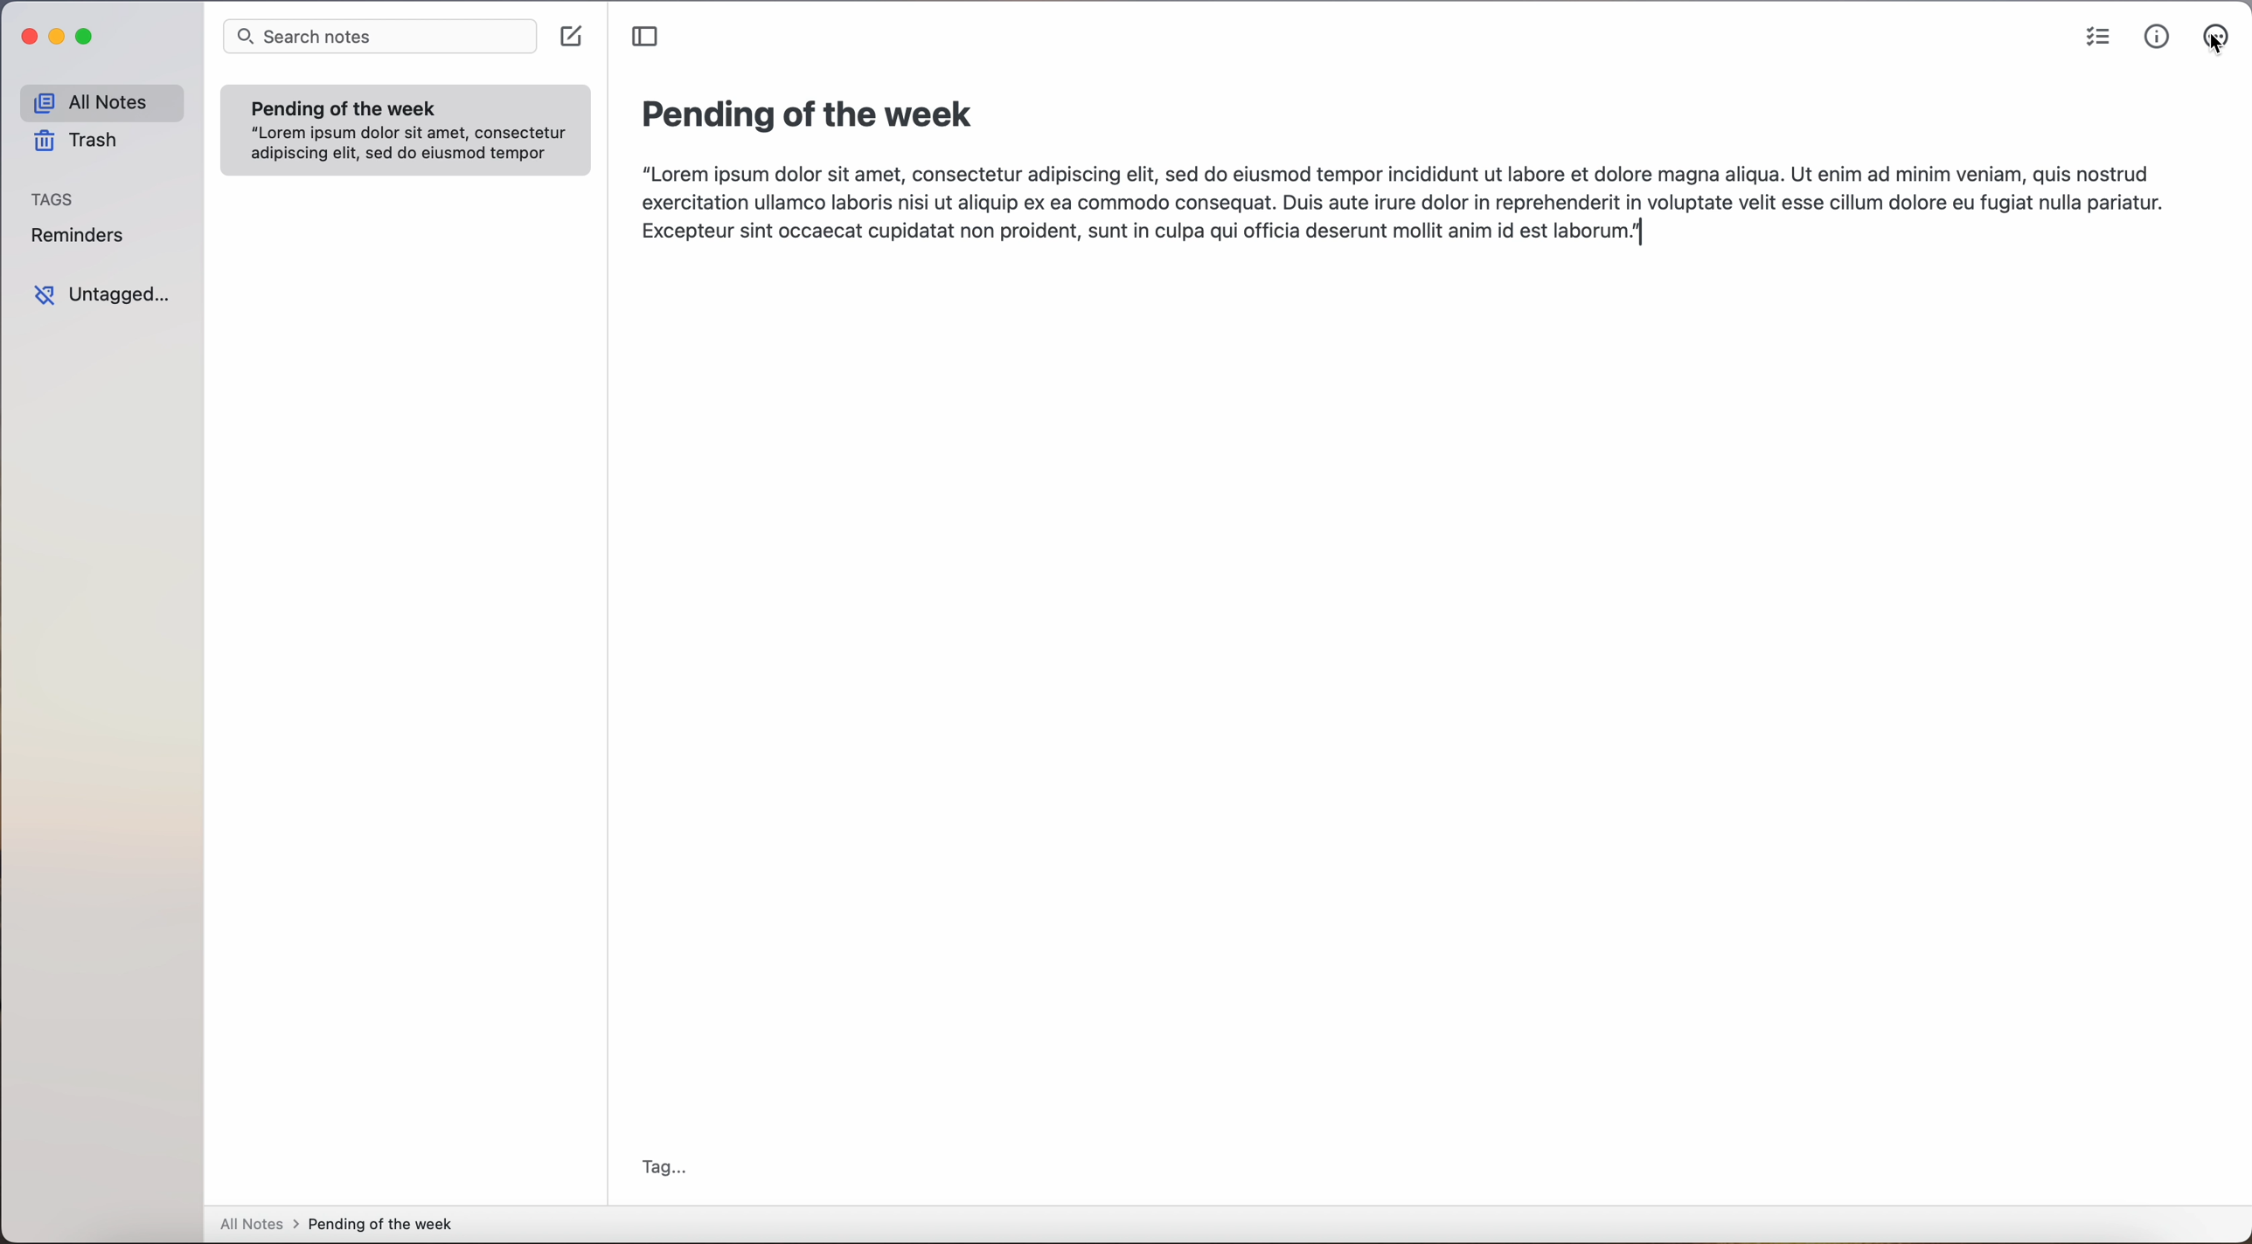 The height and width of the screenshot is (1244, 2252). Describe the element at coordinates (24, 38) in the screenshot. I see `close app` at that location.